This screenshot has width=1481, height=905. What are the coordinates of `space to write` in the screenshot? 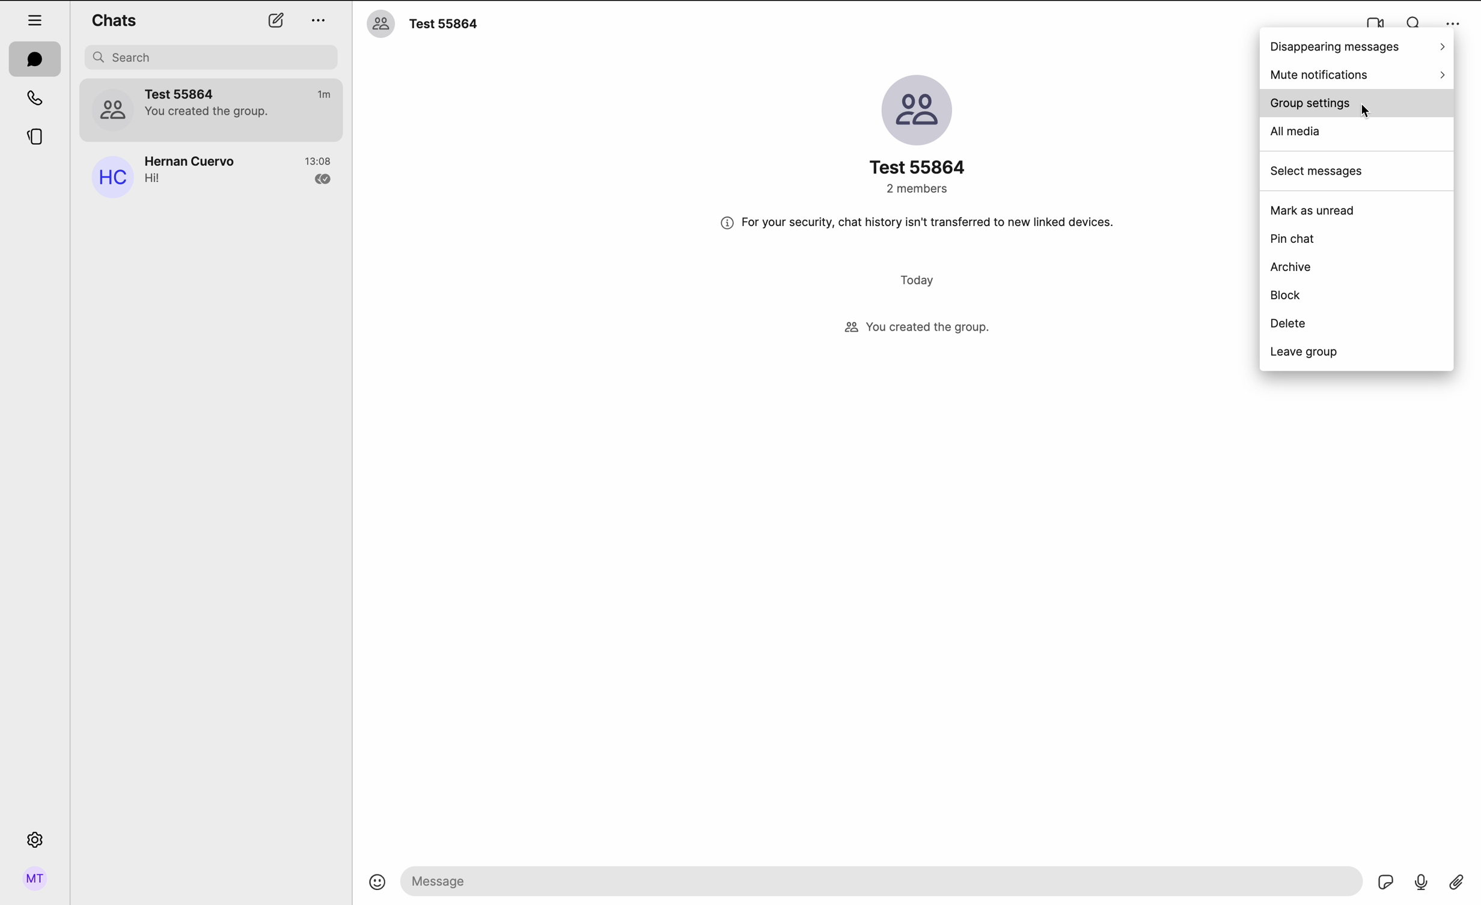 It's located at (882, 882).